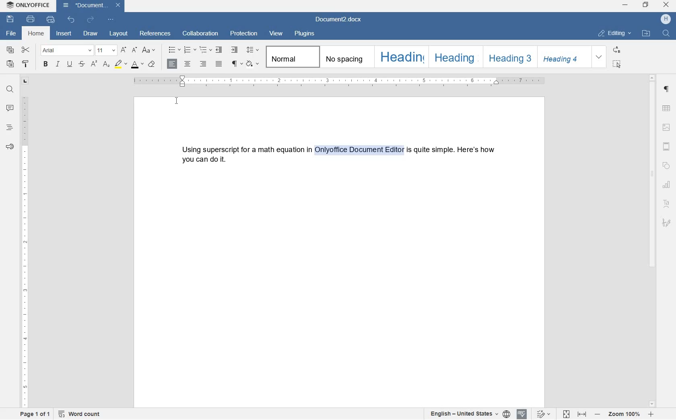  I want to click on headings, so click(10, 128).